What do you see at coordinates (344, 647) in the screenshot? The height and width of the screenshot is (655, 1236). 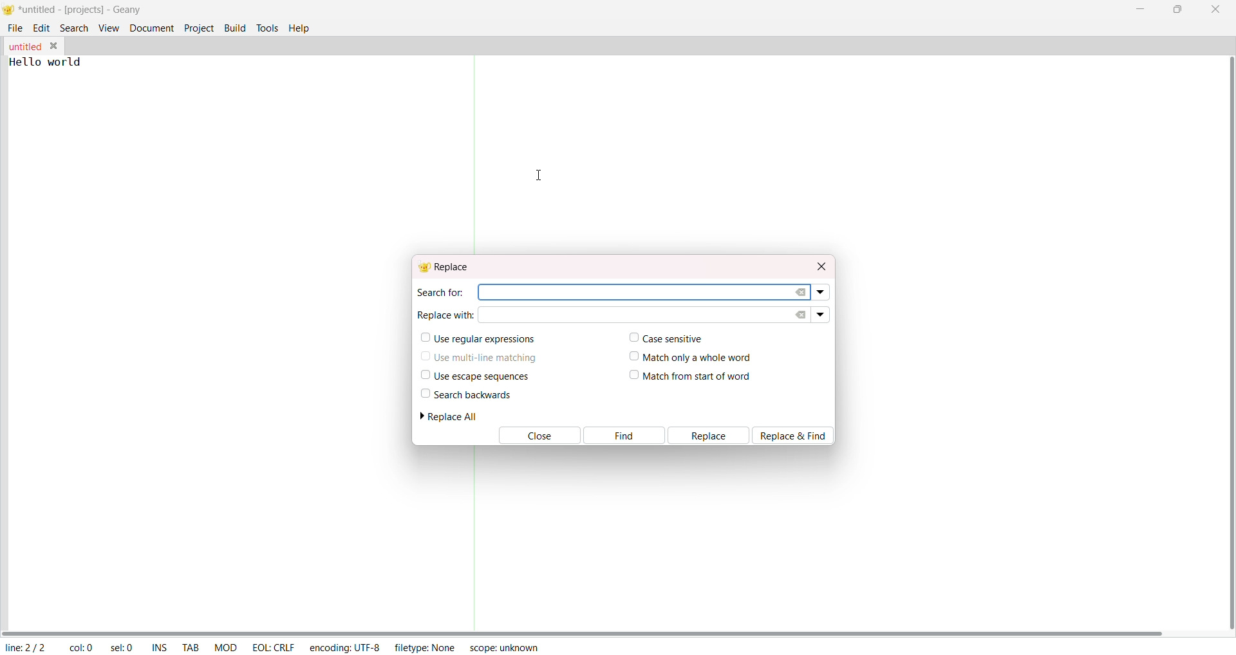 I see `encoding: UTF-8` at bounding box center [344, 647].